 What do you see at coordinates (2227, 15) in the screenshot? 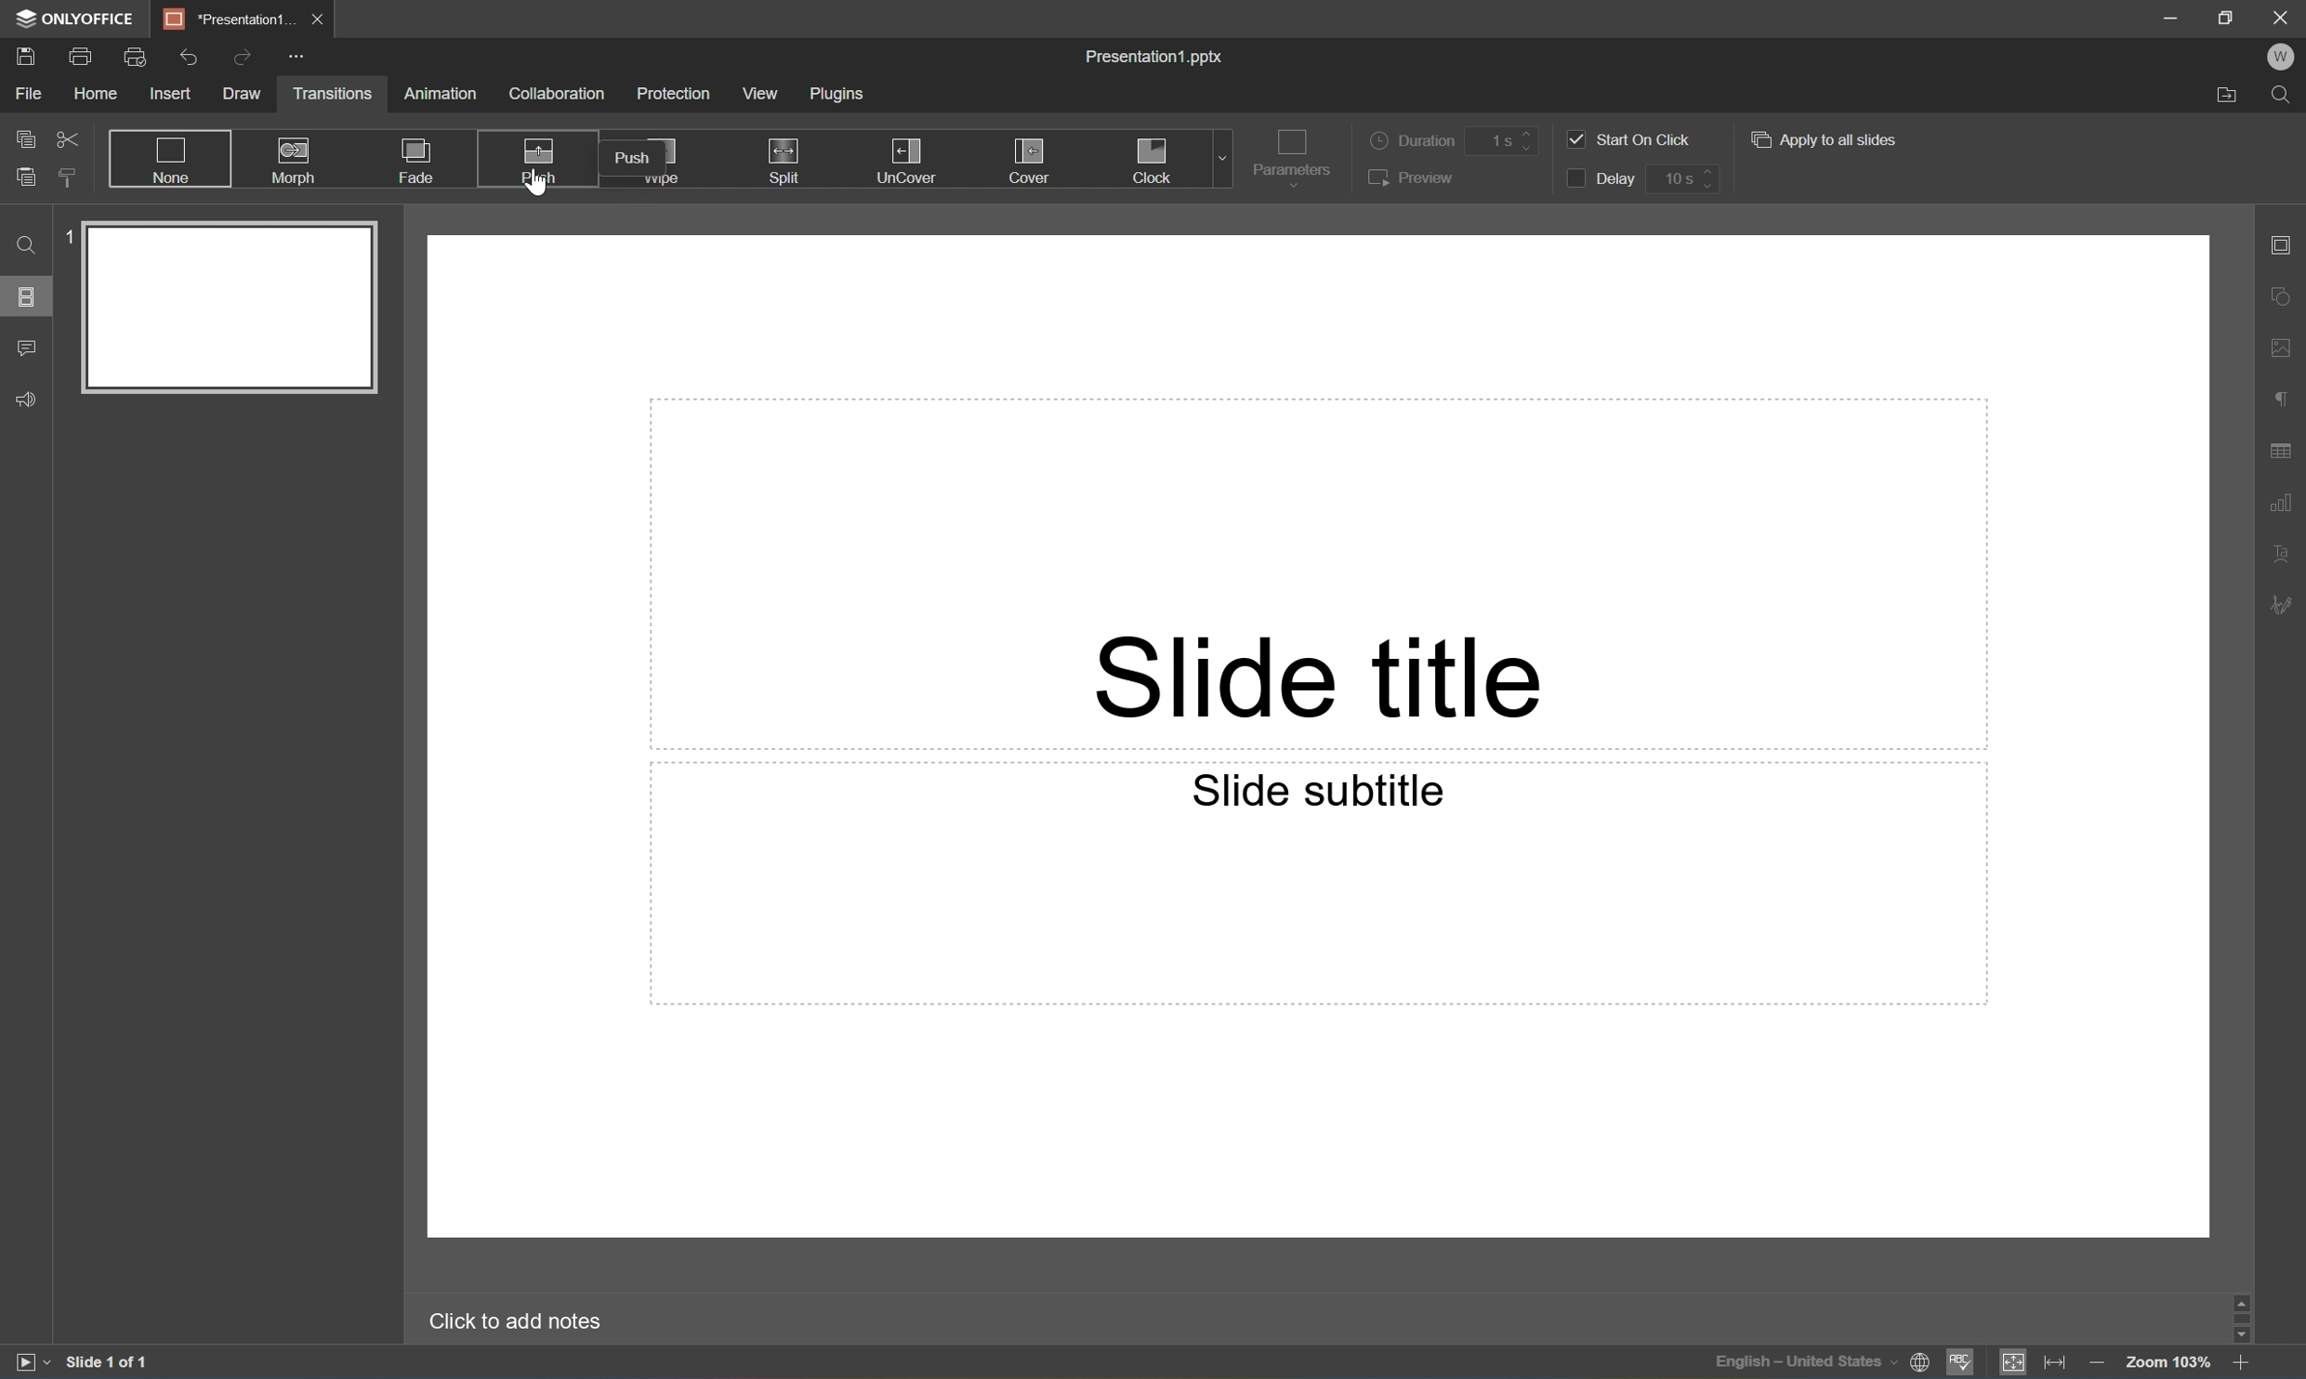
I see `Restore Down` at bounding box center [2227, 15].